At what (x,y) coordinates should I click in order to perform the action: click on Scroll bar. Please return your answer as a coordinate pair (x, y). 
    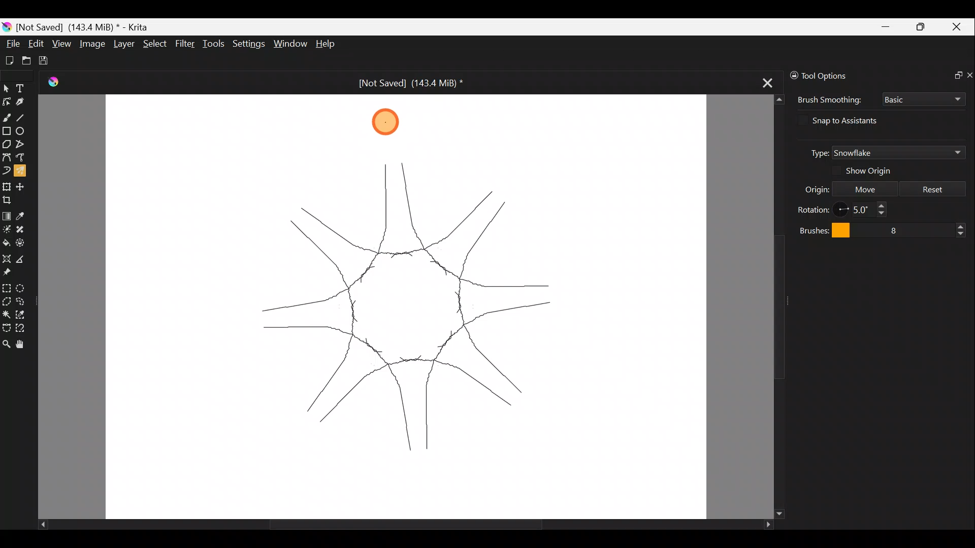
    Looking at the image, I should click on (770, 307).